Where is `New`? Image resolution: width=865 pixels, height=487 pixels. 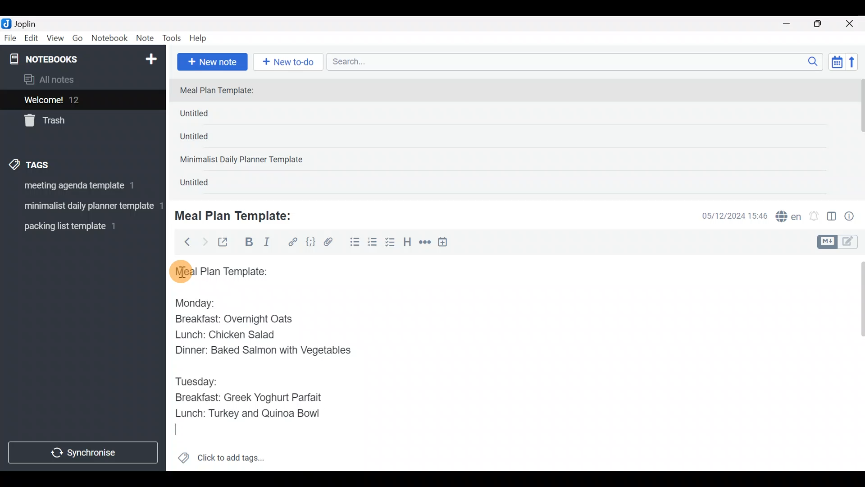
New is located at coordinates (150, 57).